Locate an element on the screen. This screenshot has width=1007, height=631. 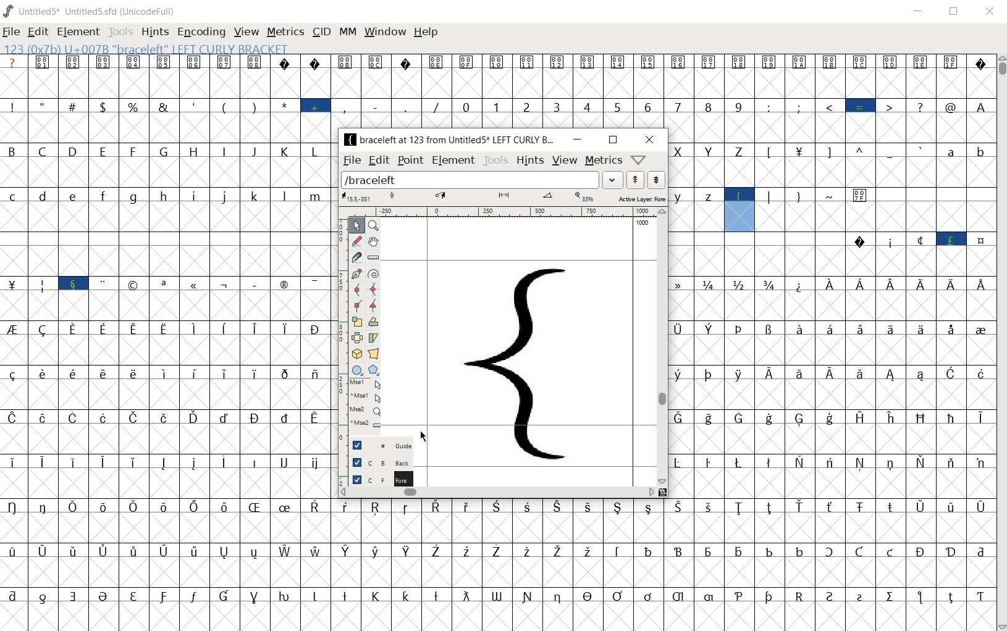
scrollbar is located at coordinates (1001, 342).